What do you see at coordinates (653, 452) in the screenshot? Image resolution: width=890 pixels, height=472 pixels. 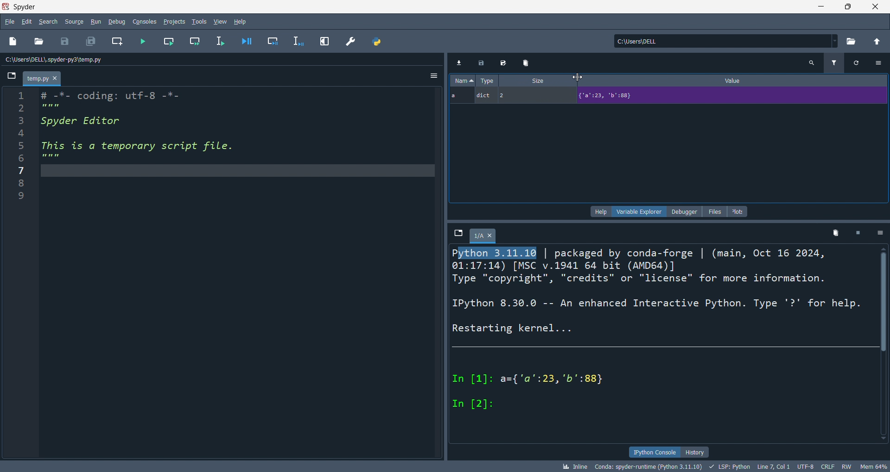 I see `ipython console` at bounding box center [653, 452].